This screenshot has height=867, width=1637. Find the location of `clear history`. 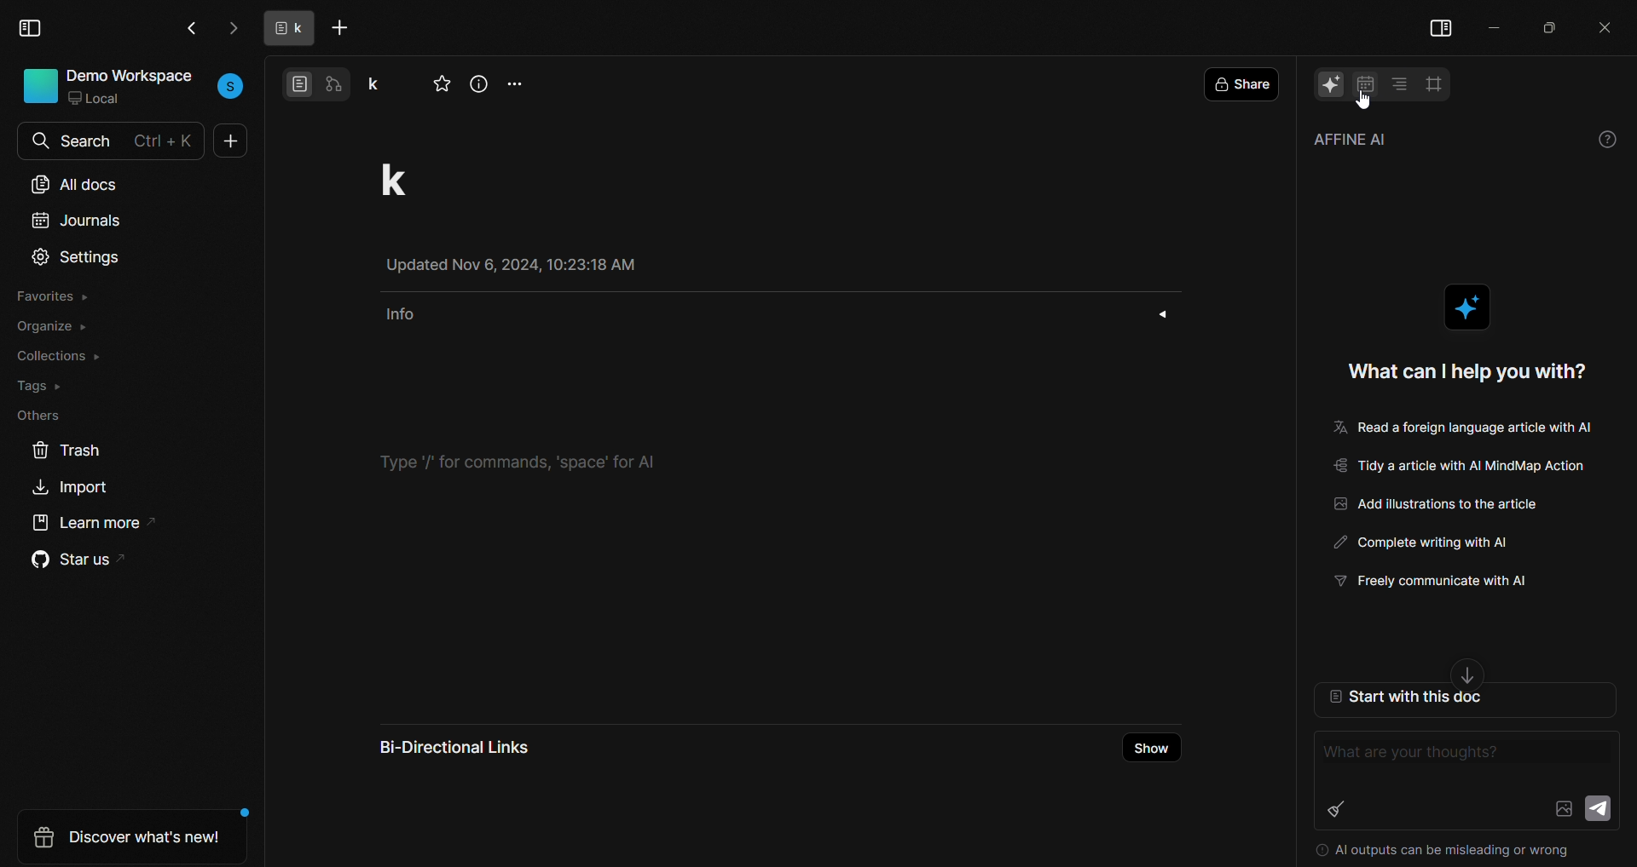

clear history is located at coordinates (1339, 810).